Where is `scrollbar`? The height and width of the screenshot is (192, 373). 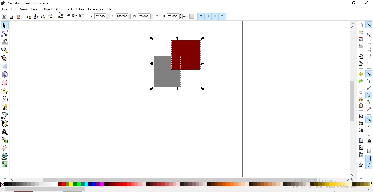
scrollbar is located at coordinates (45, 190).